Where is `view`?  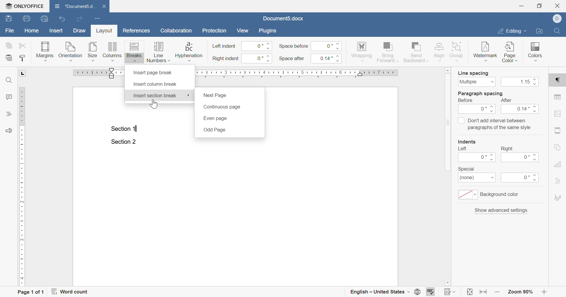
view is located at coordinates (243, 31).